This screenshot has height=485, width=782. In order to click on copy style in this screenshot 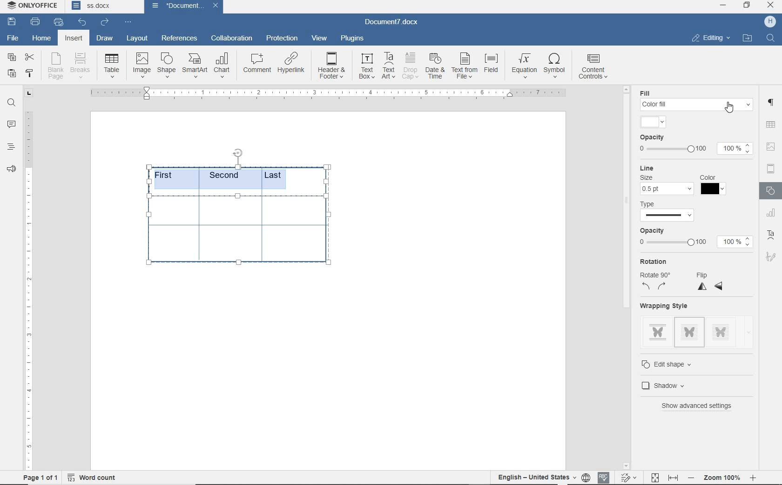, I will do `click(28, 73)`.